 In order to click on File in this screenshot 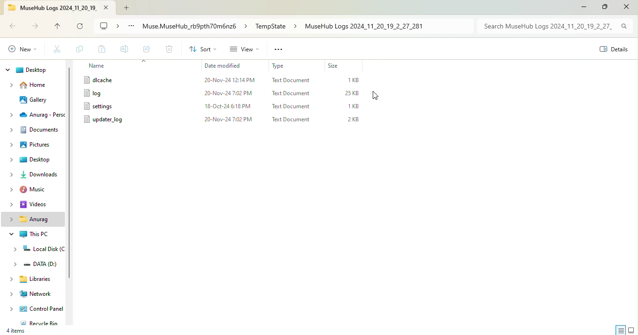, I will do `click(226, 122)`.